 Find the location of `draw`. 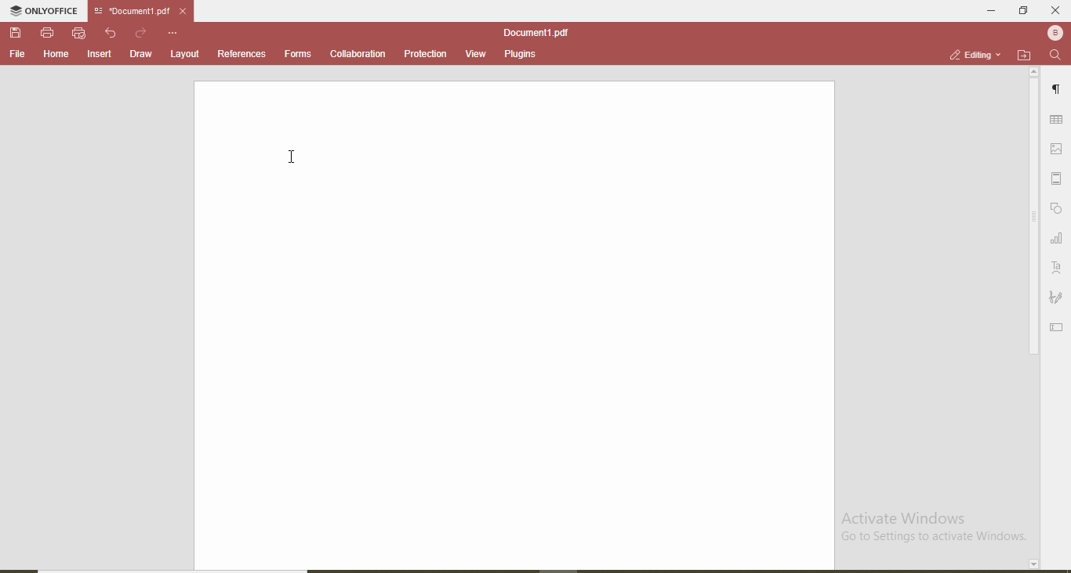

draw is located at coordinates (140, 53).